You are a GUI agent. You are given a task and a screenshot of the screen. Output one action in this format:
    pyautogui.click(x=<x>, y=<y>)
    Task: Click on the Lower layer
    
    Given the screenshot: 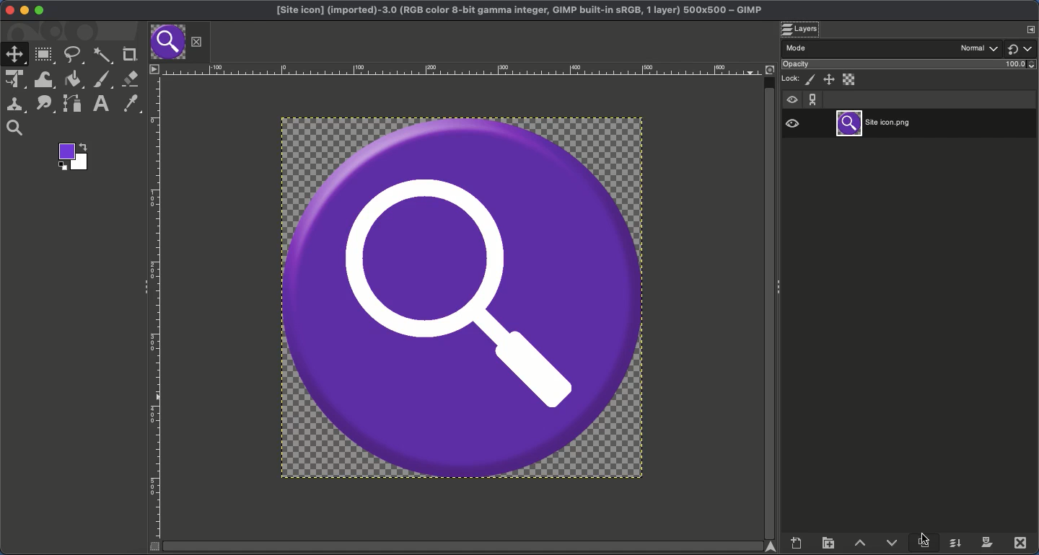 What is the action you would take?
    pyautogui.click(x=893, y=540)
    